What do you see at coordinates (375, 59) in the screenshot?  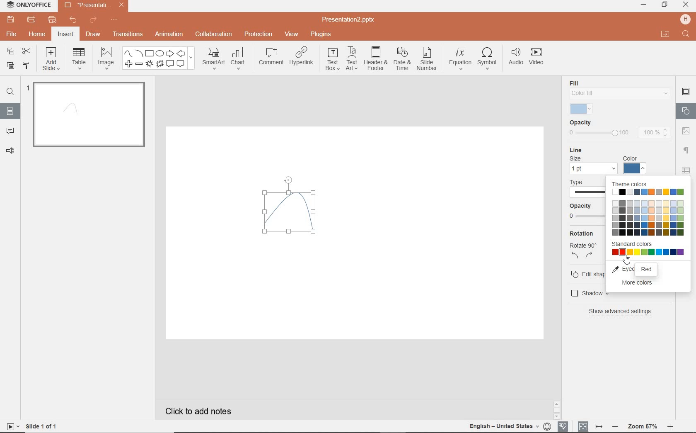 I see `HEADER & FOOTER` at bounding box center [375, 59].